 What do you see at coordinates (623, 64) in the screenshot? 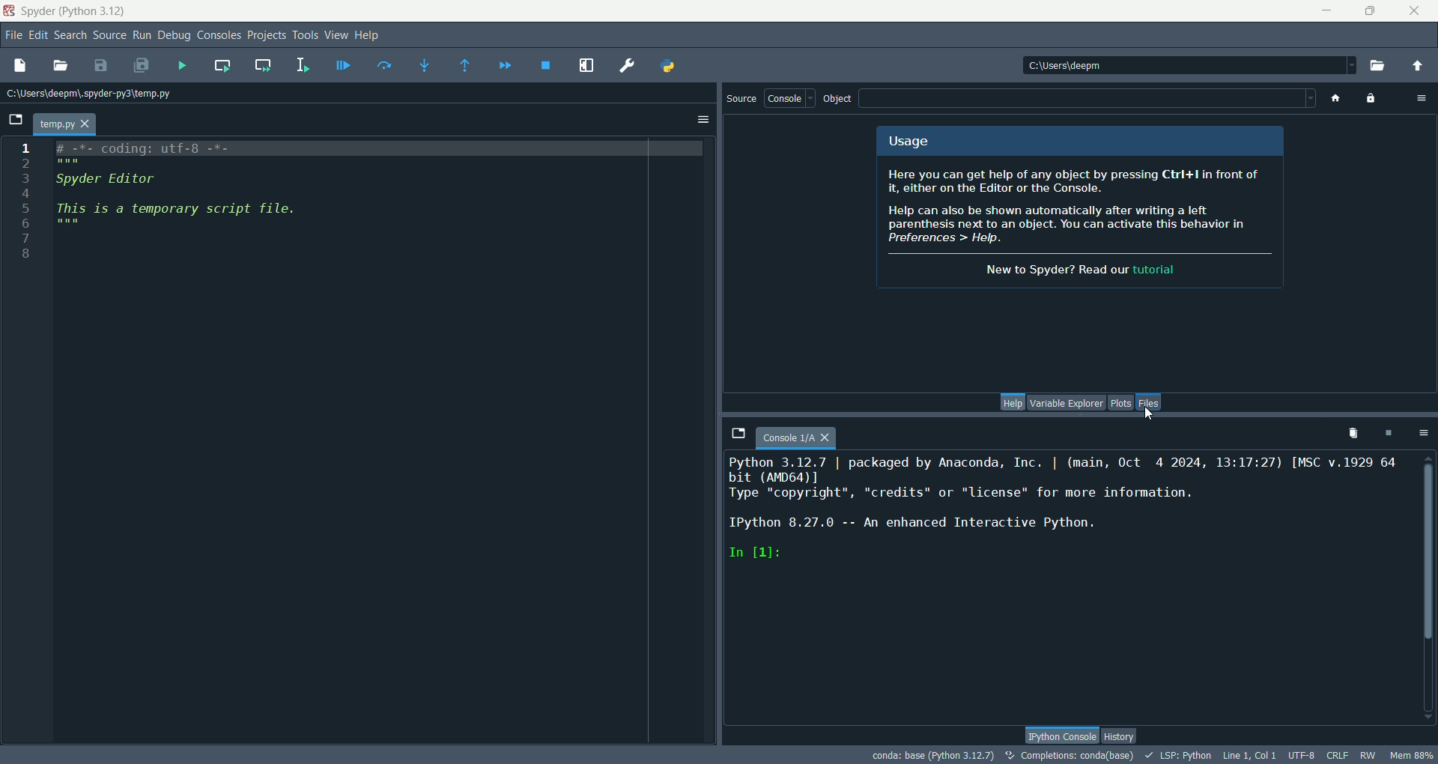
I see `preferences` at bounding box center [623, 64].